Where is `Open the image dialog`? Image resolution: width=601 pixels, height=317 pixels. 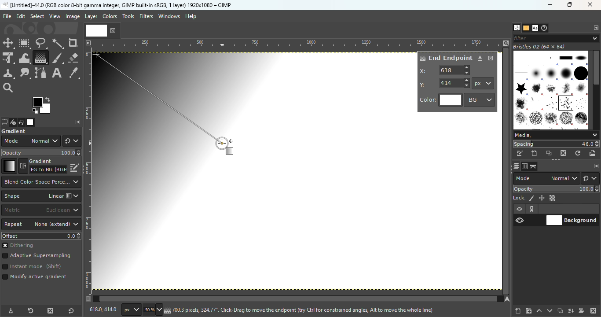
Open the image dialog is located at coordinates (29, 122).